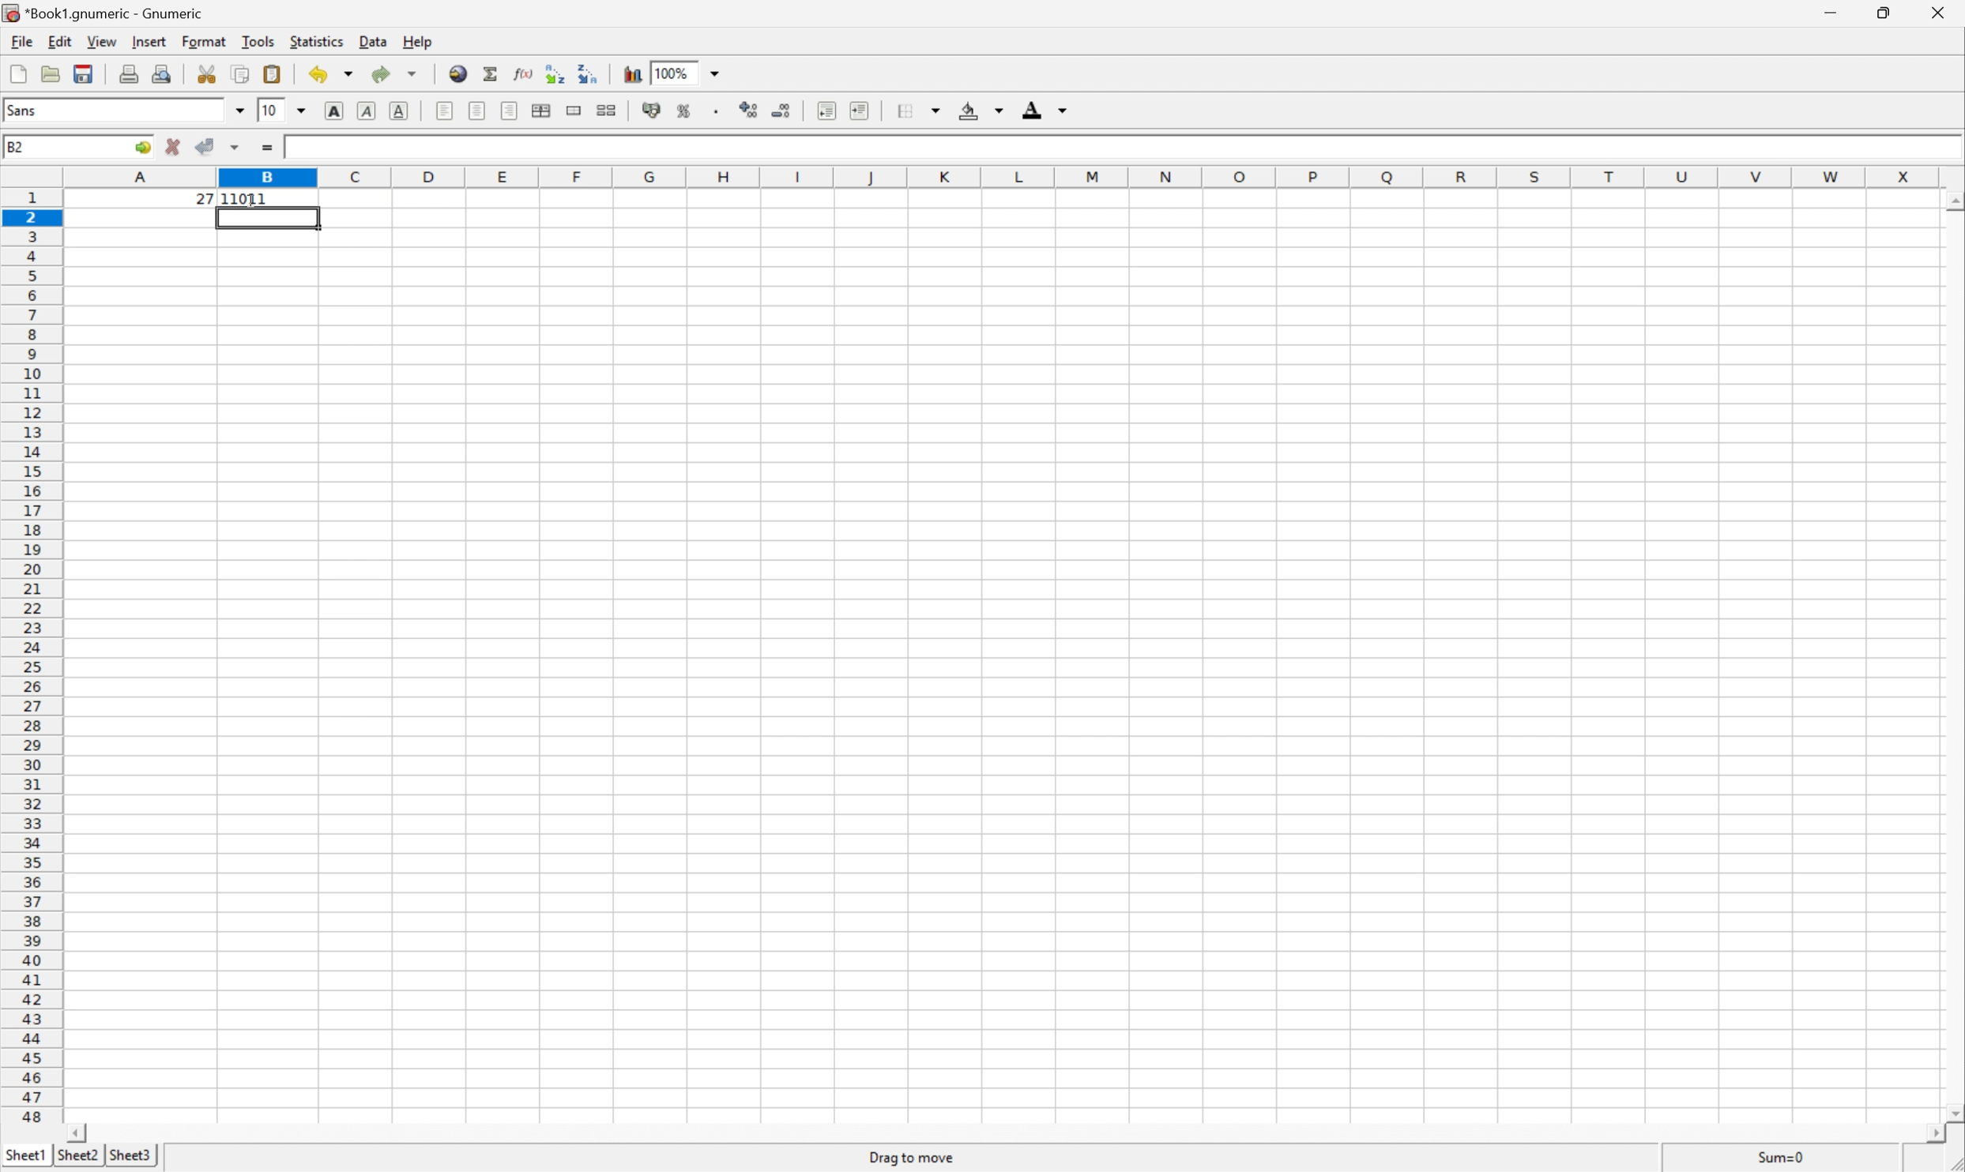 This screenshot has width=1965, height=1172. Describe the element at coordinates (540, 110) in the screenshot. I see `Center horizontally across selection` at that location.